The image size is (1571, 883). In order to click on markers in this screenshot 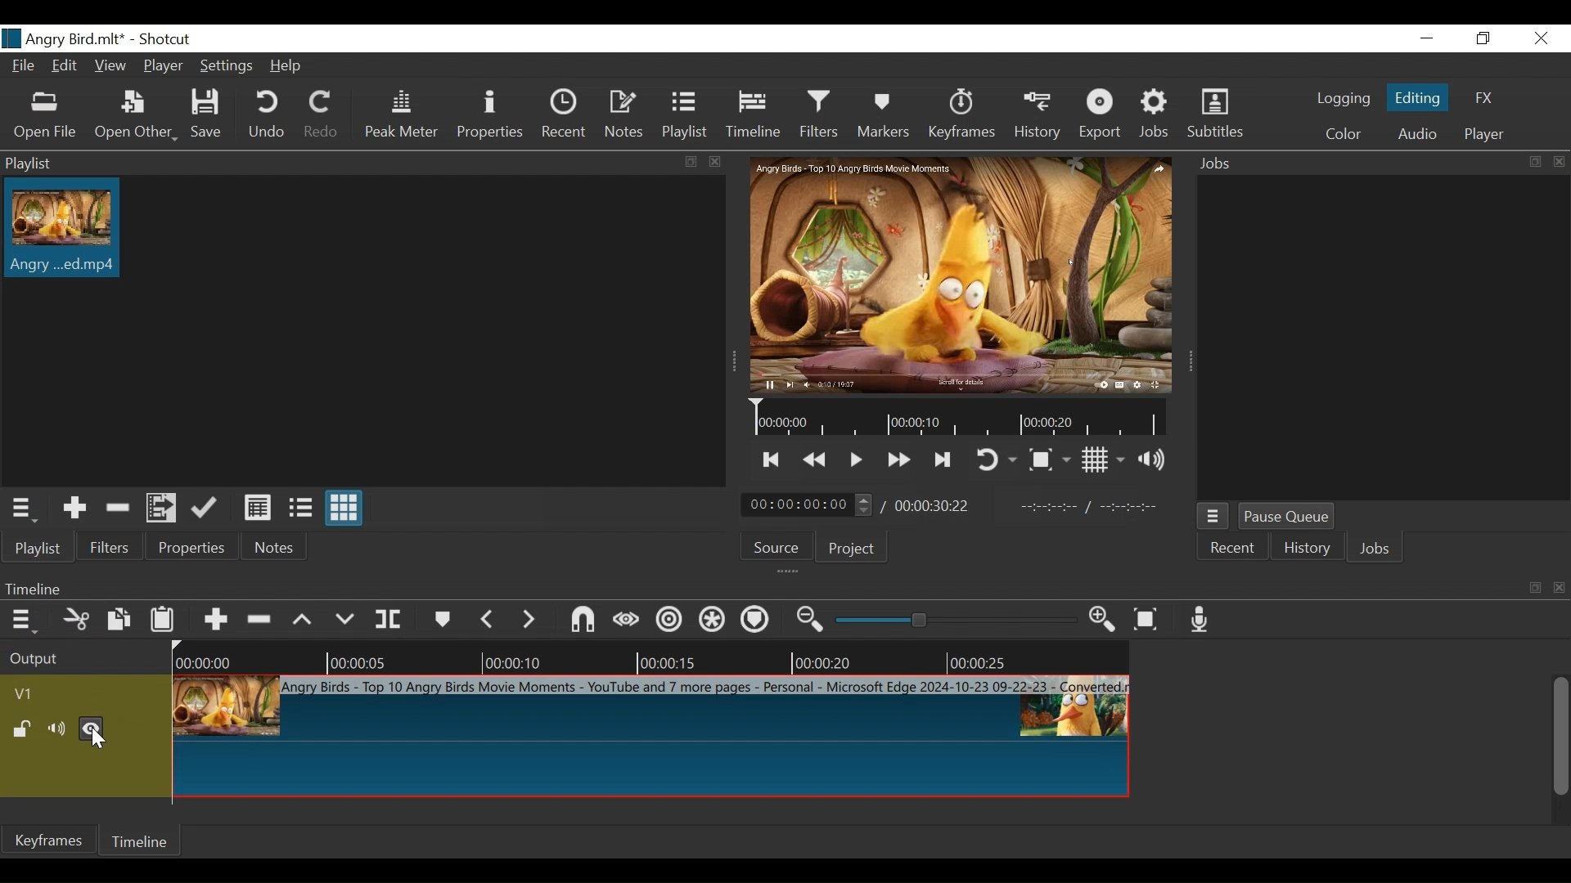, I will do `click(441, 619)`.